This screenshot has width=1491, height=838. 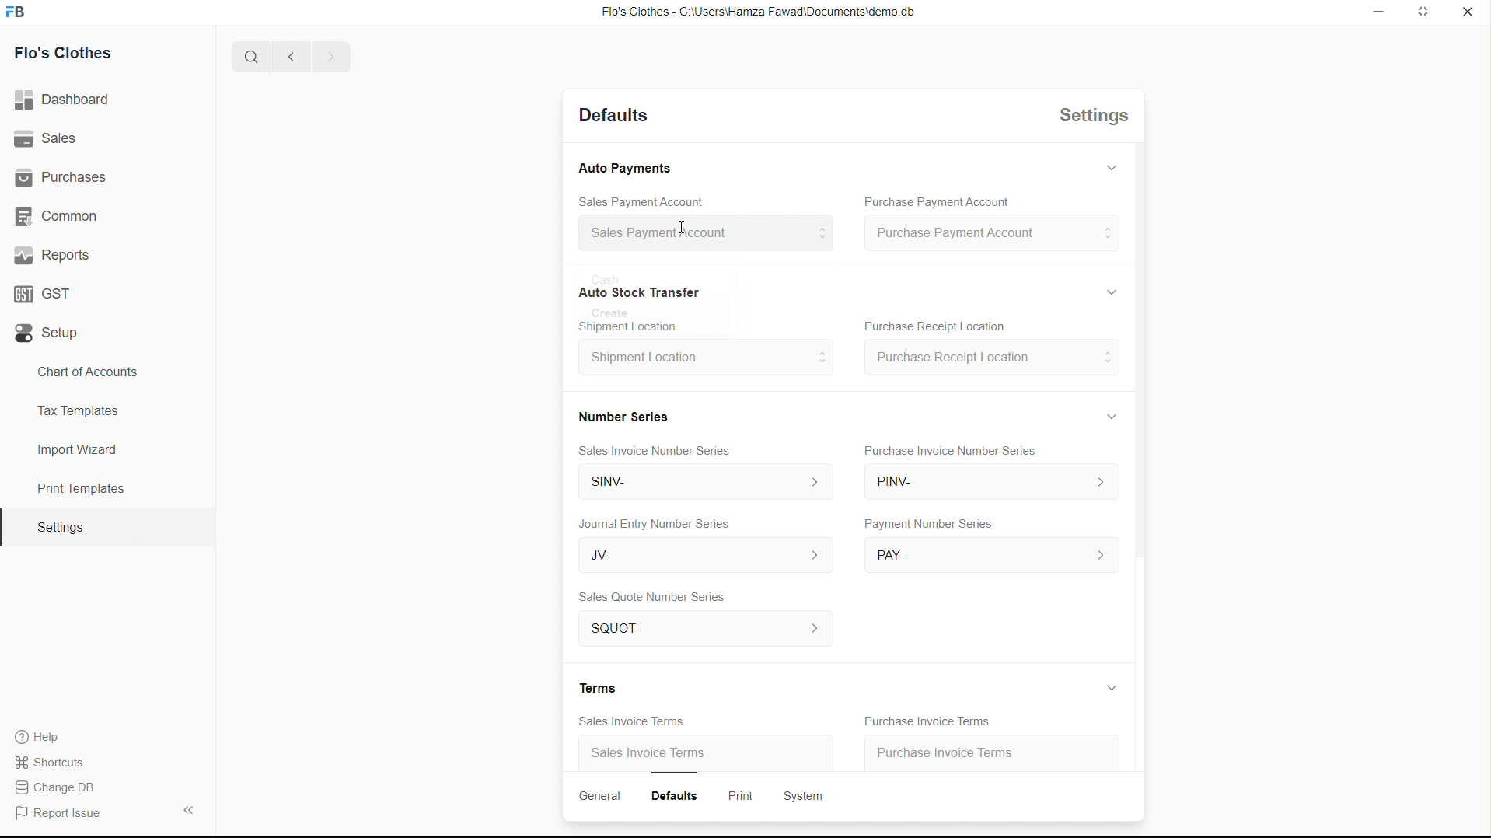 I want to click on Settings, so click(x=1097, y=118).